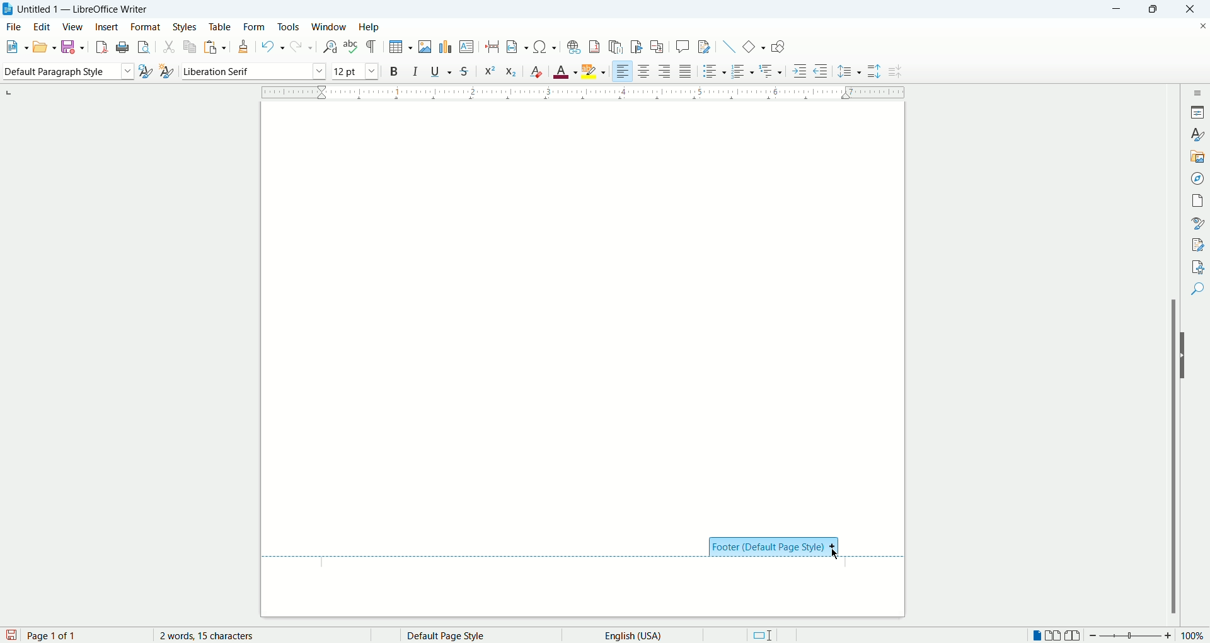  I want to click on format, so click(145, 27).